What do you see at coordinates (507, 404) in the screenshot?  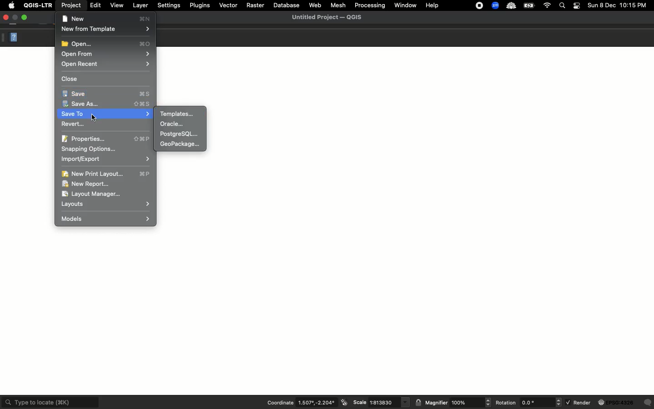 I see `Rotation` at bounding box center [507, 404].